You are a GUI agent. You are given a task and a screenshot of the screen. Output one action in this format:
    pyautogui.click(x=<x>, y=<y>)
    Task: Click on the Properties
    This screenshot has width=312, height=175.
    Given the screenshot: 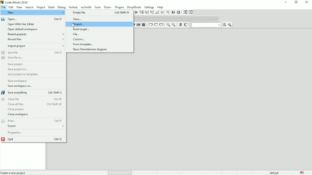 What is the action you would take?
    pyautogui.click(x=16, y=133)
    